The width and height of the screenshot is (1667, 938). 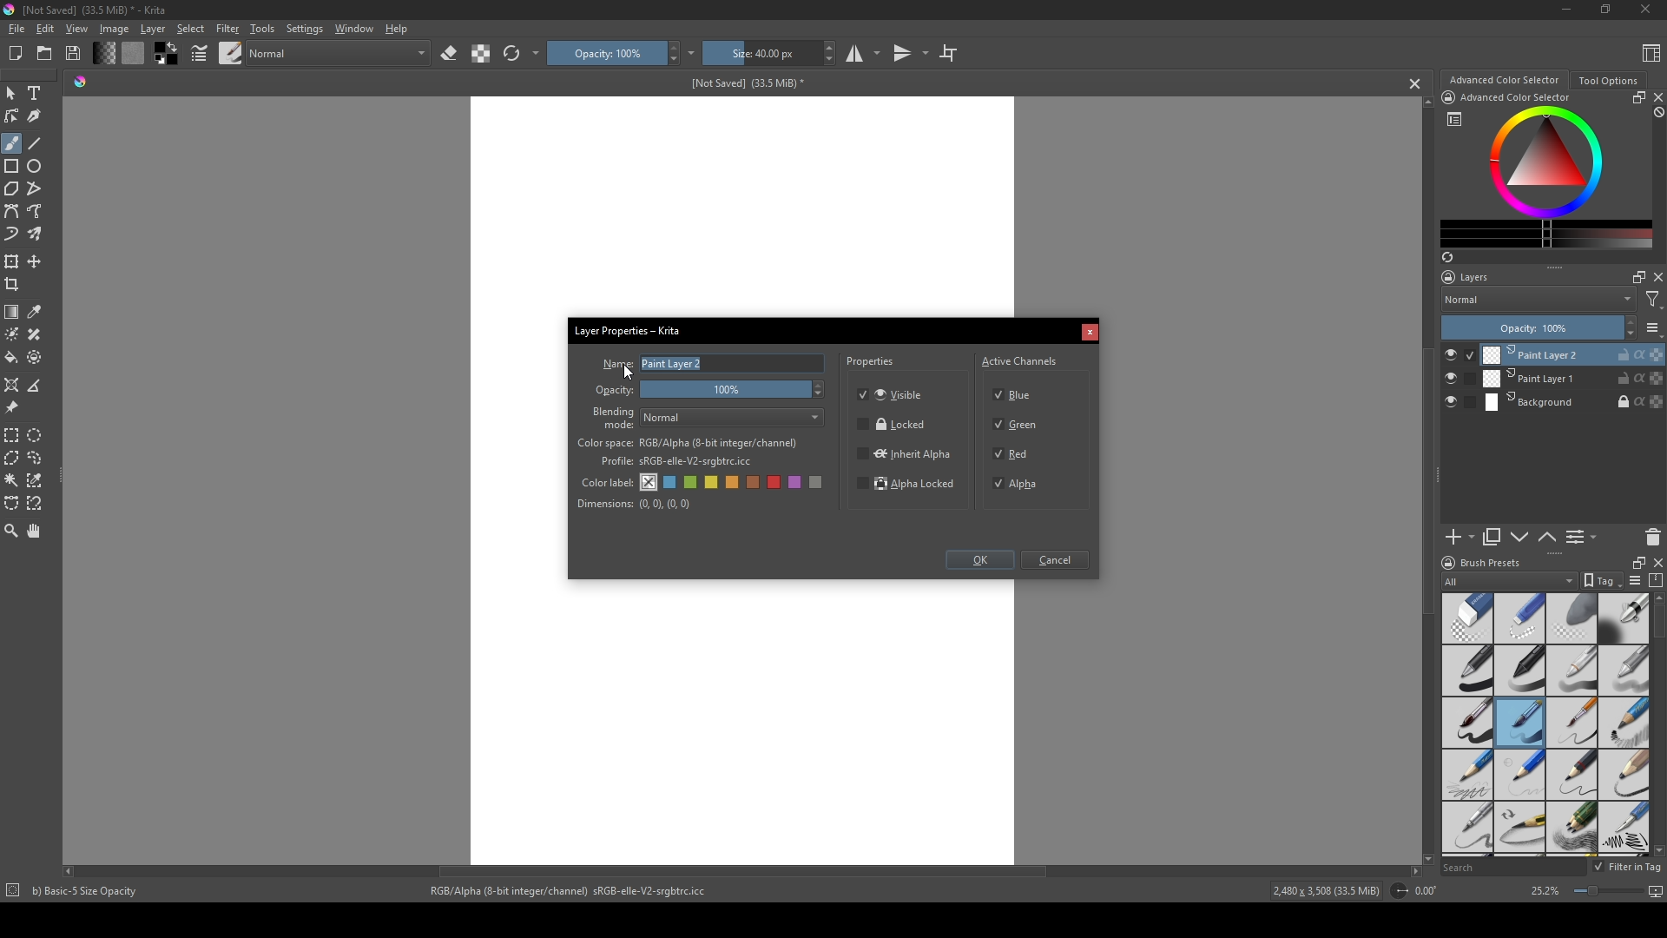 What do you see at coordinates (1446, 257) in the screenshot?
I see `refresh` at bounding box center [1446, 257].